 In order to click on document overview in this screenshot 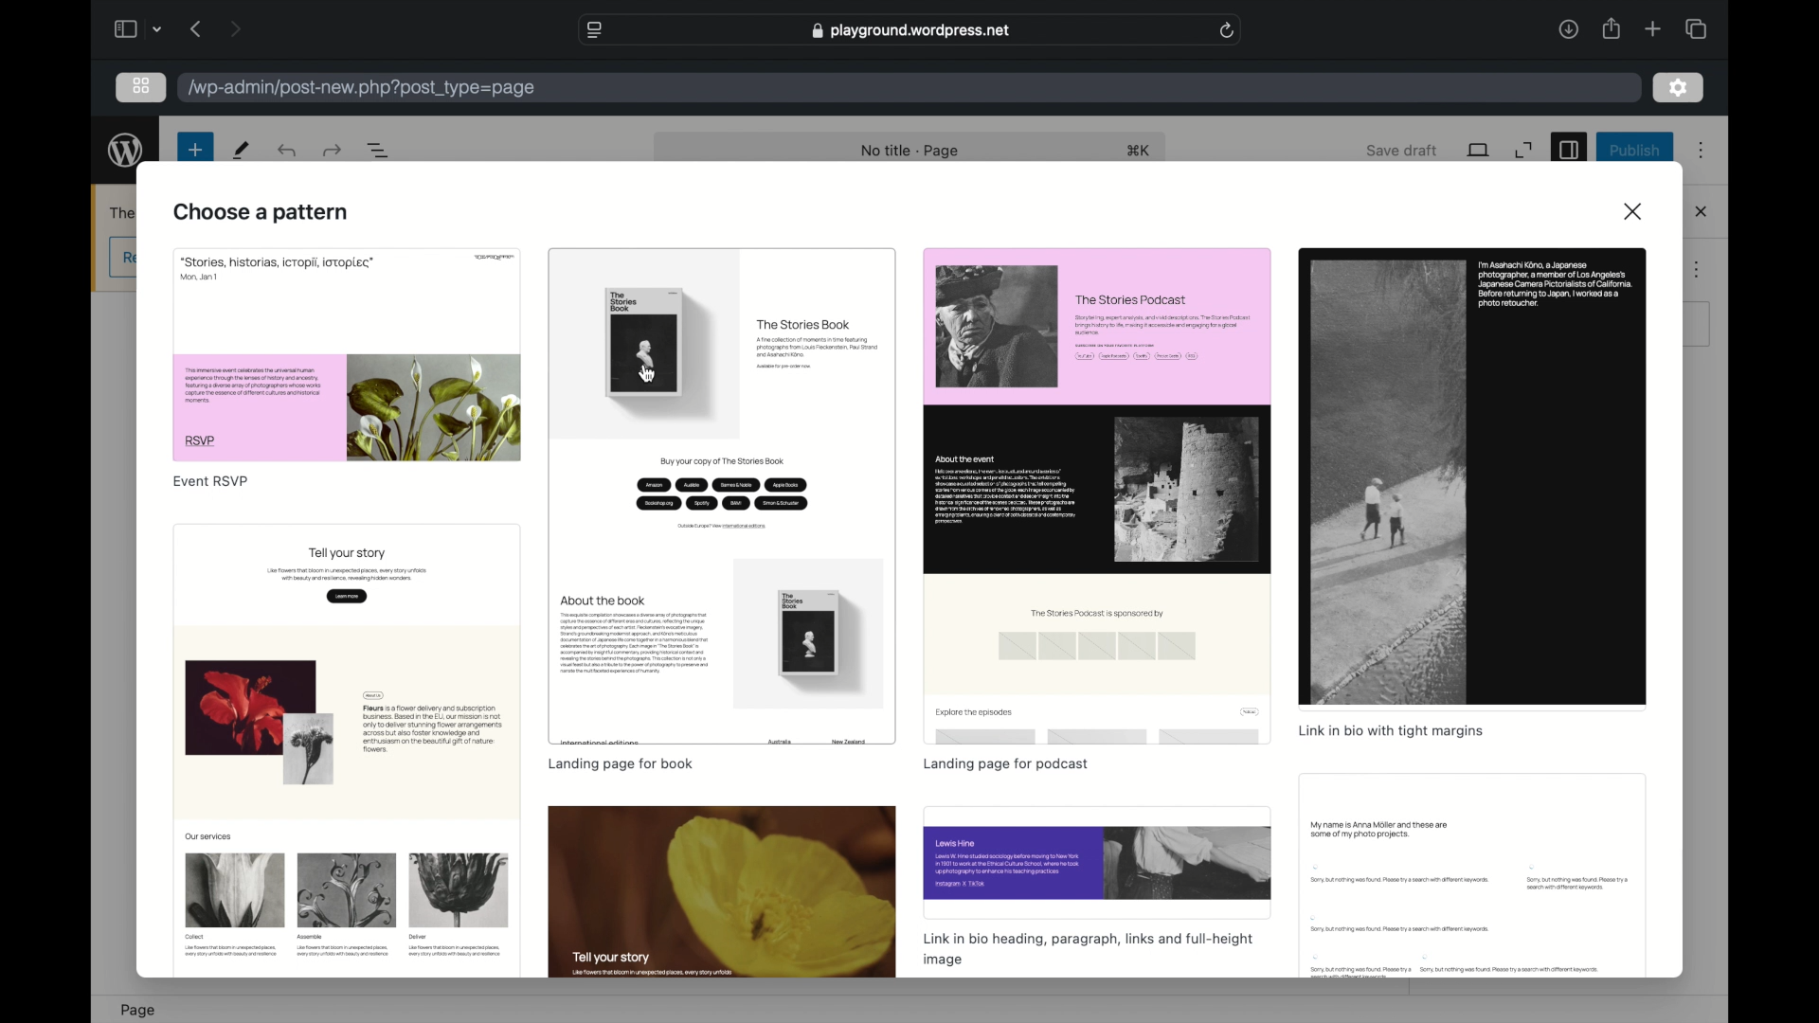, I will do `click(380, 151)`.